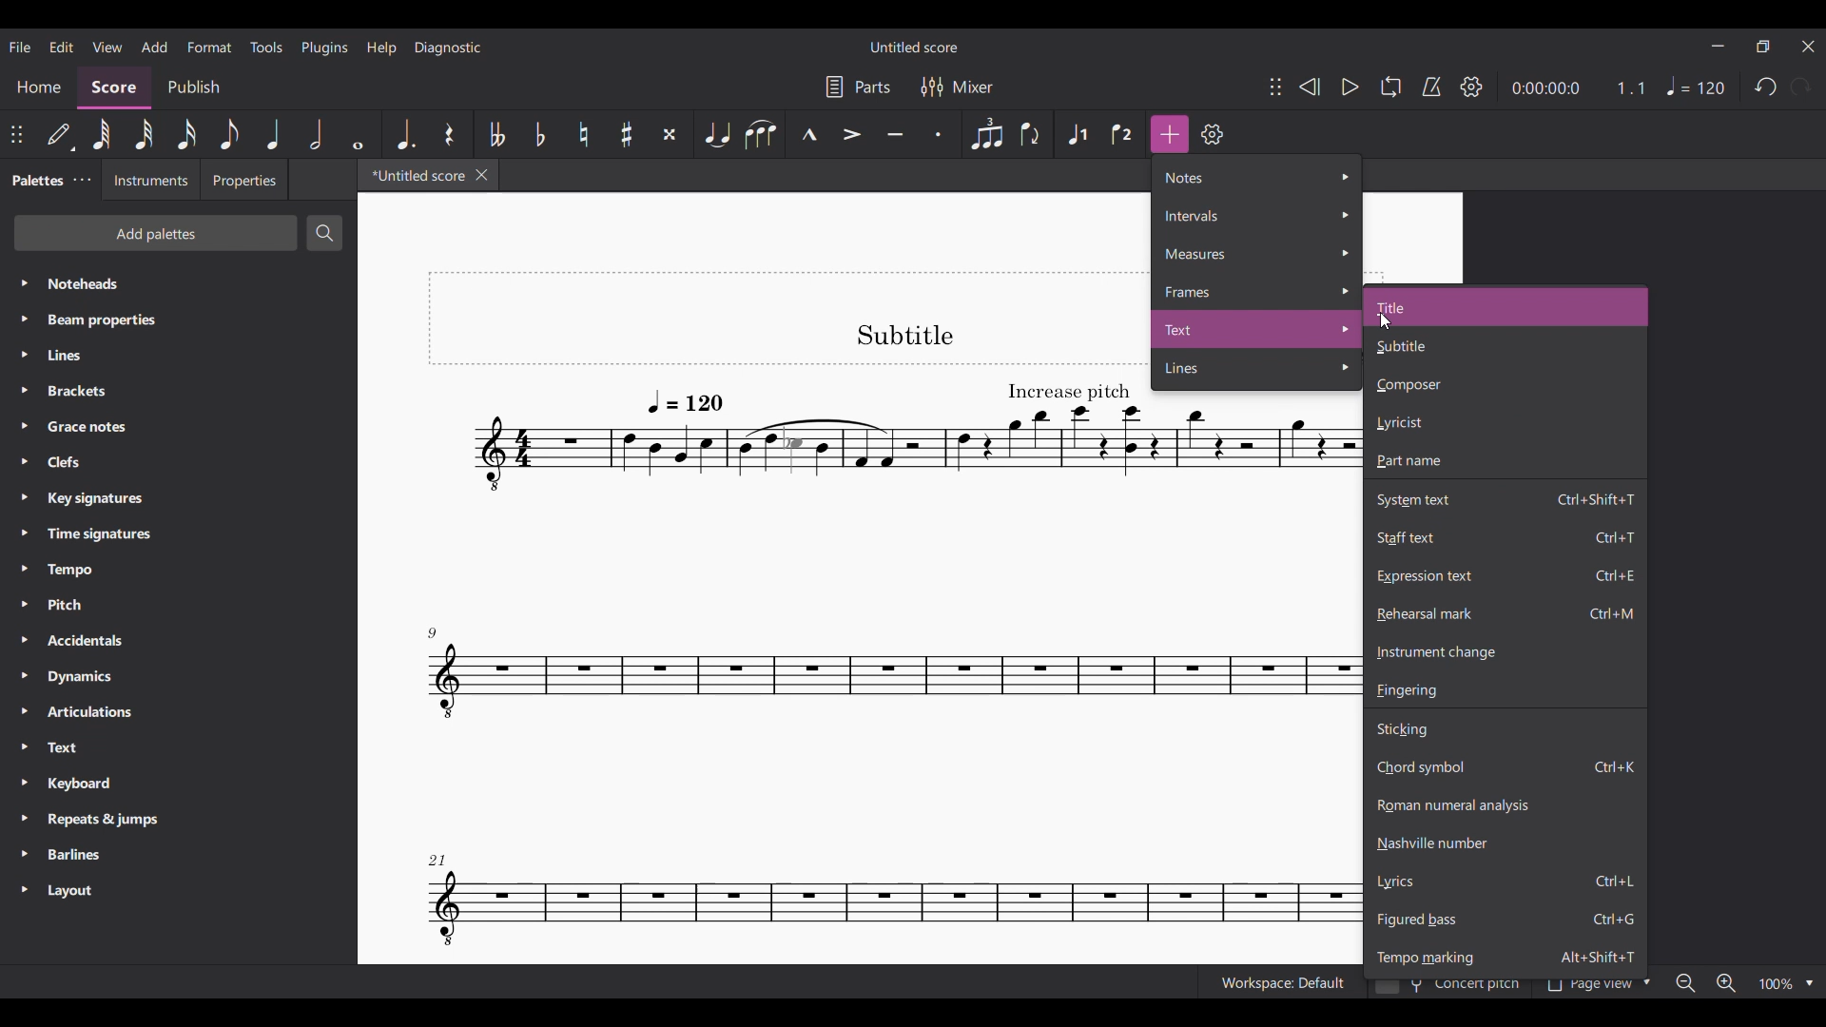  Describe the element at coordinates (895, 134) in the screenshot. I see `Tenuto` at that location.